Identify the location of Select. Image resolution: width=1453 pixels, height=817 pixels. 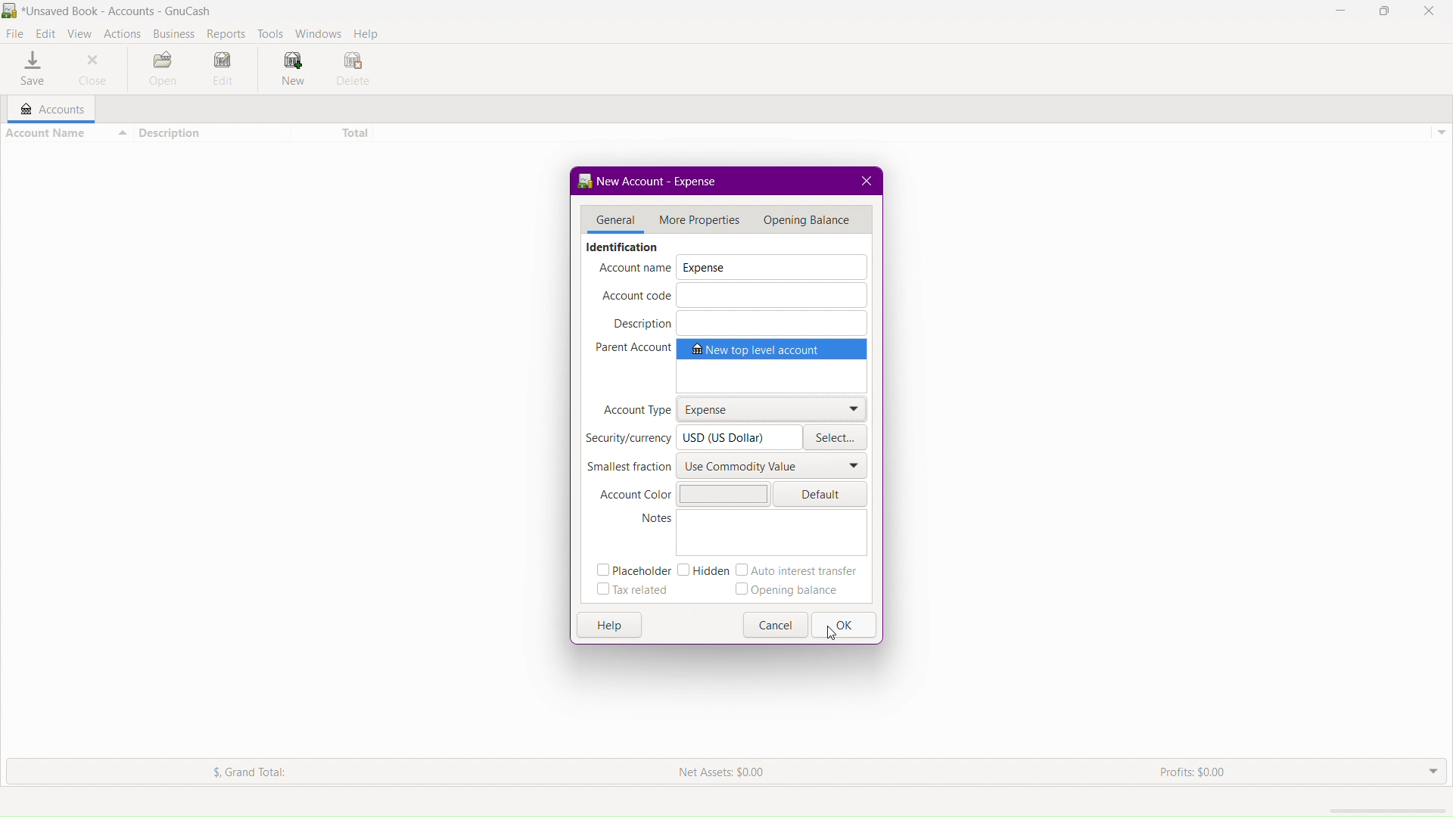
(837, 440).